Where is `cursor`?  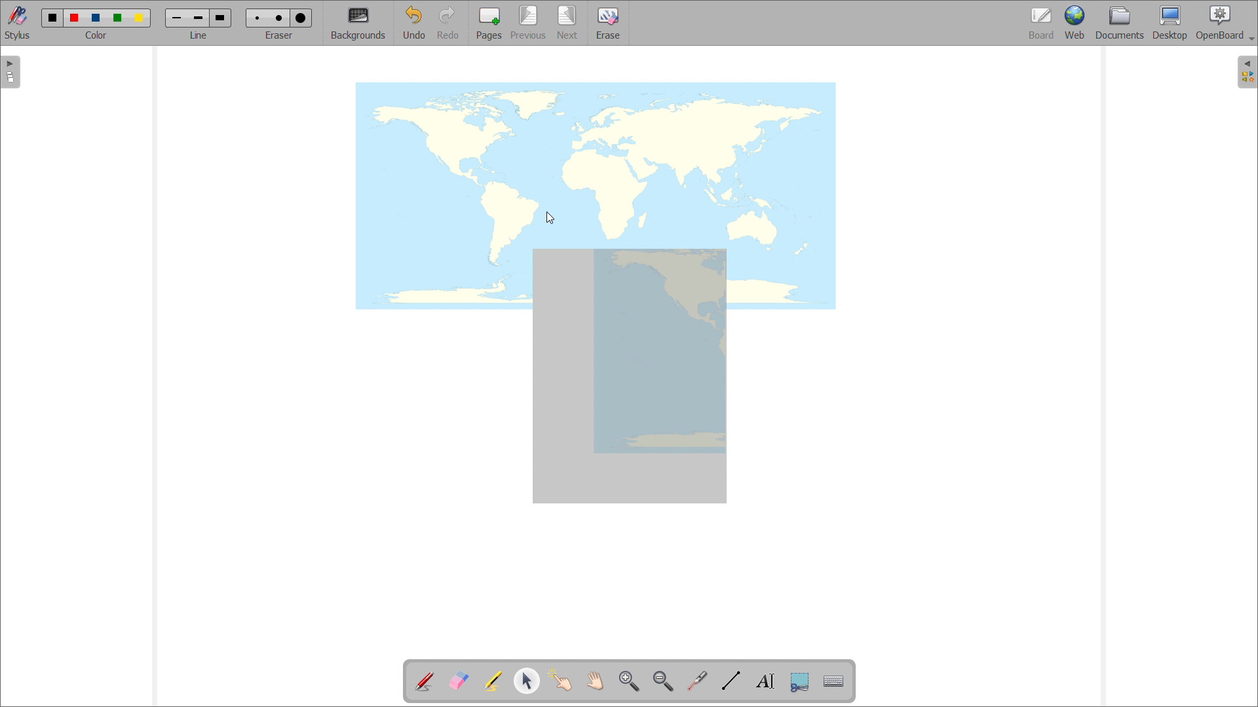 cursor is located at coordinates (550, 216).